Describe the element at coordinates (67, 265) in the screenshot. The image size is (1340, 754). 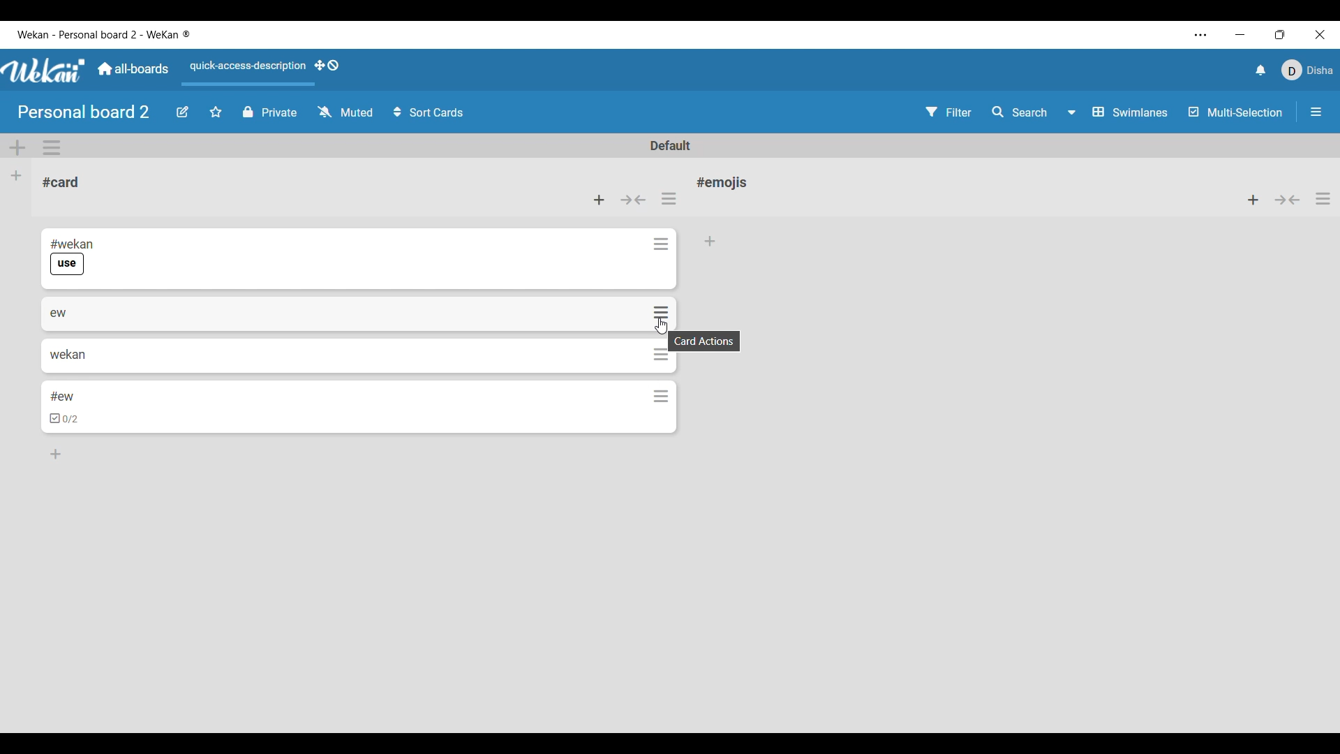
I see `use` at that location.